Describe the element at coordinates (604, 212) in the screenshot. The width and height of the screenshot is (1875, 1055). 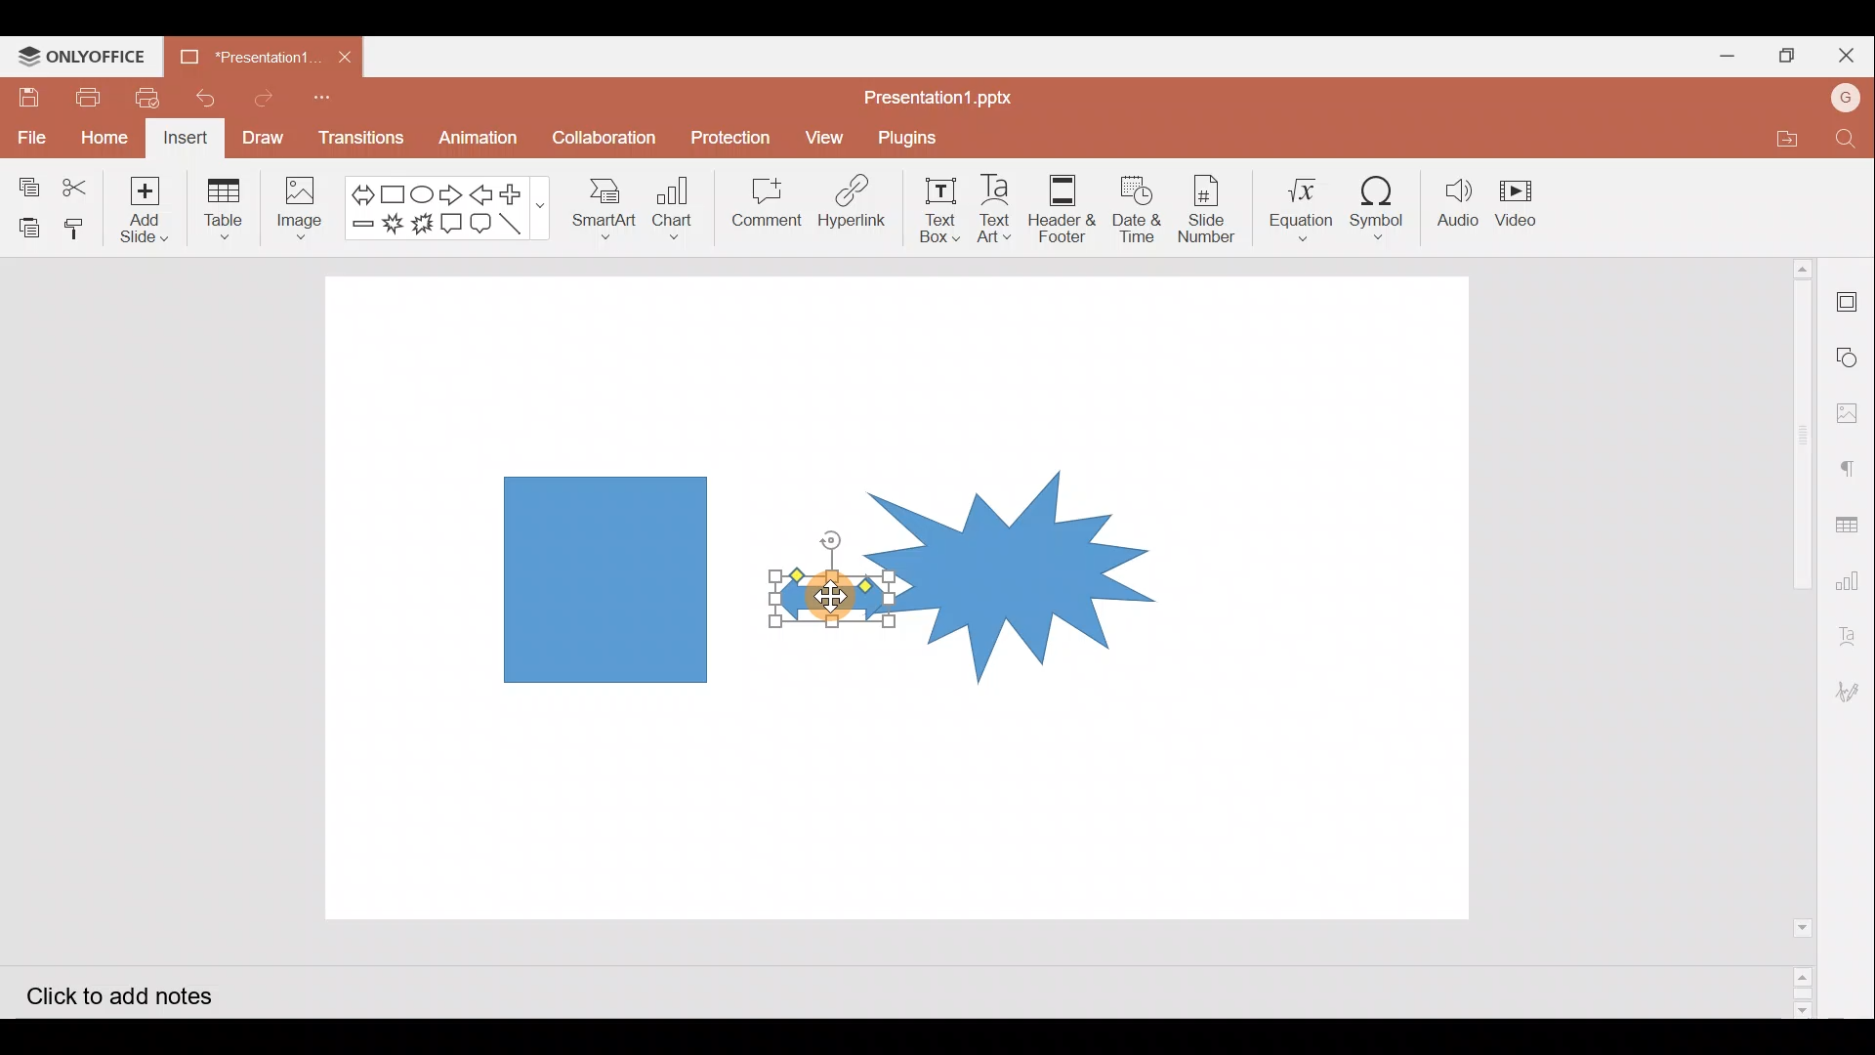
I see `SmartArt` at that location.